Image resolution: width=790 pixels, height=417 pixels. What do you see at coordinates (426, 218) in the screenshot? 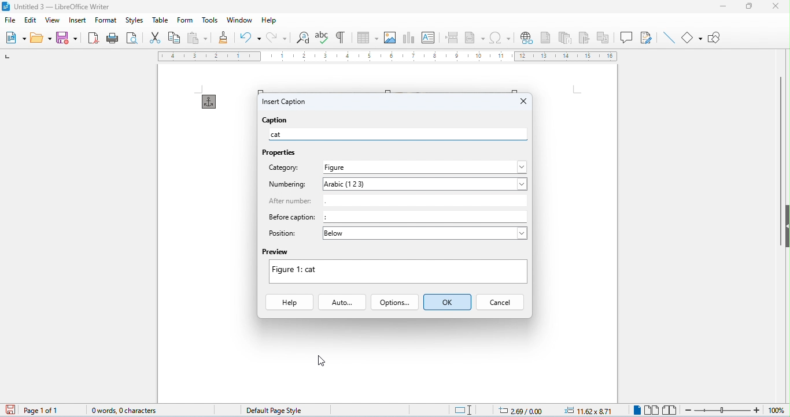
I see `:` at bounding box center [426, 218].